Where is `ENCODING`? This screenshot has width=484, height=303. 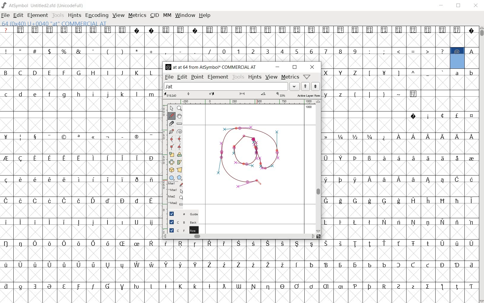
ENCODING is located at coordinates (98, 16).